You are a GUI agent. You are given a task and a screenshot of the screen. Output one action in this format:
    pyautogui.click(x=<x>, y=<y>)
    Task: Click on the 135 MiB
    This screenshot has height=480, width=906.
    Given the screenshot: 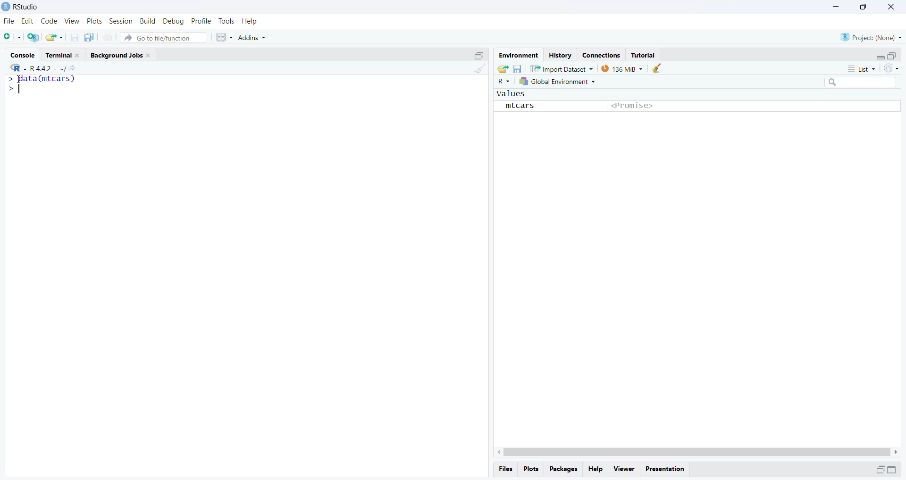 What is the action you would take?
    pyautogui.click(x=622, y=68)
    